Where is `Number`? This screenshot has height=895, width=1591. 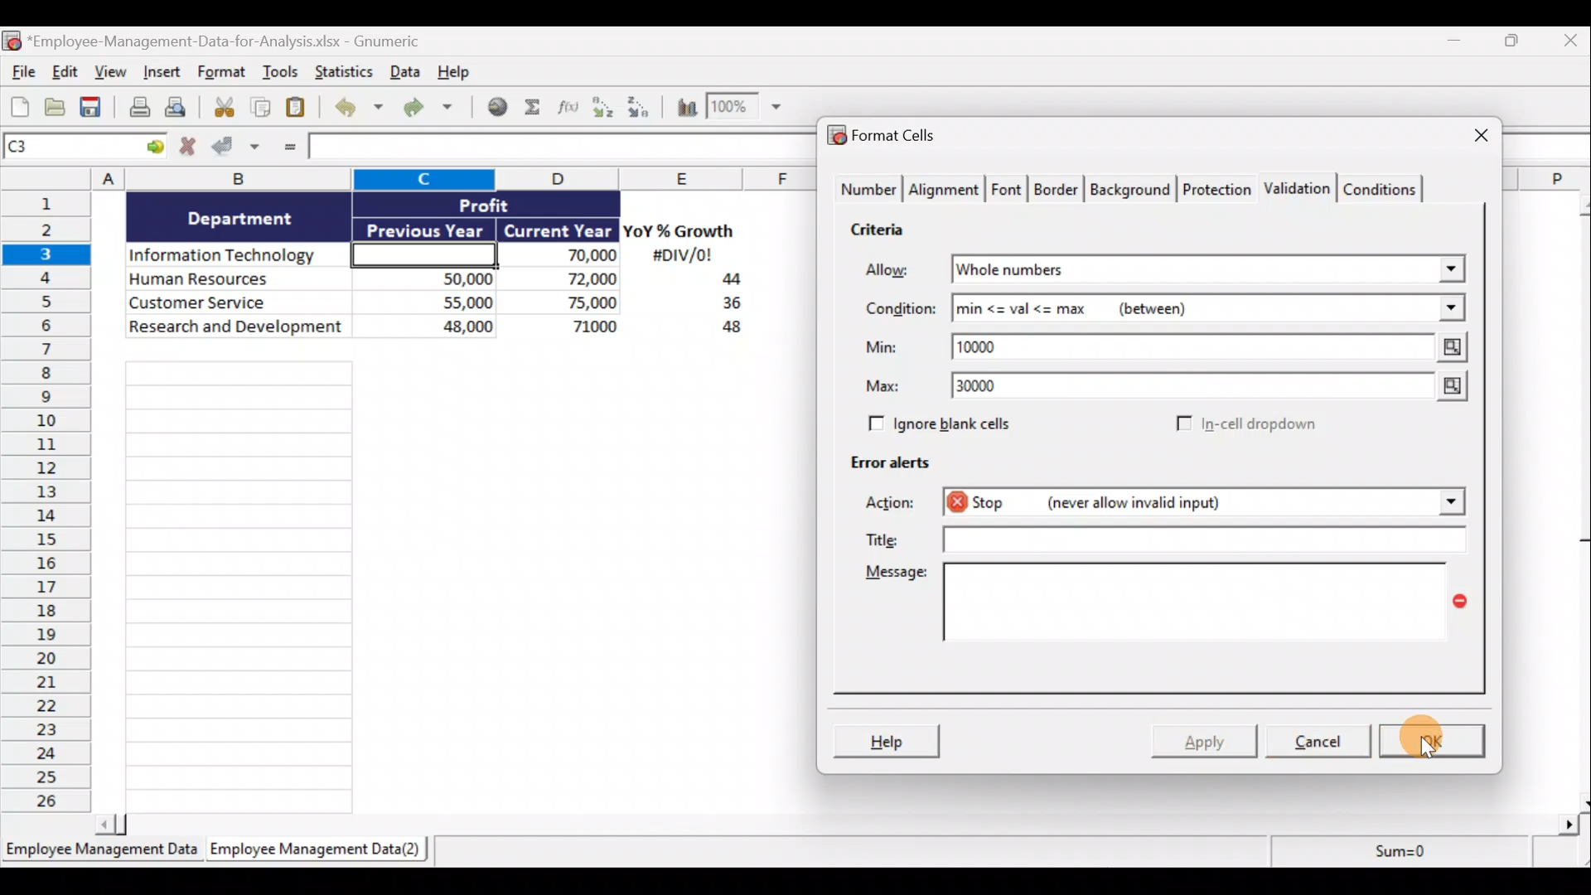
Number is located at coordinates (867, 191).